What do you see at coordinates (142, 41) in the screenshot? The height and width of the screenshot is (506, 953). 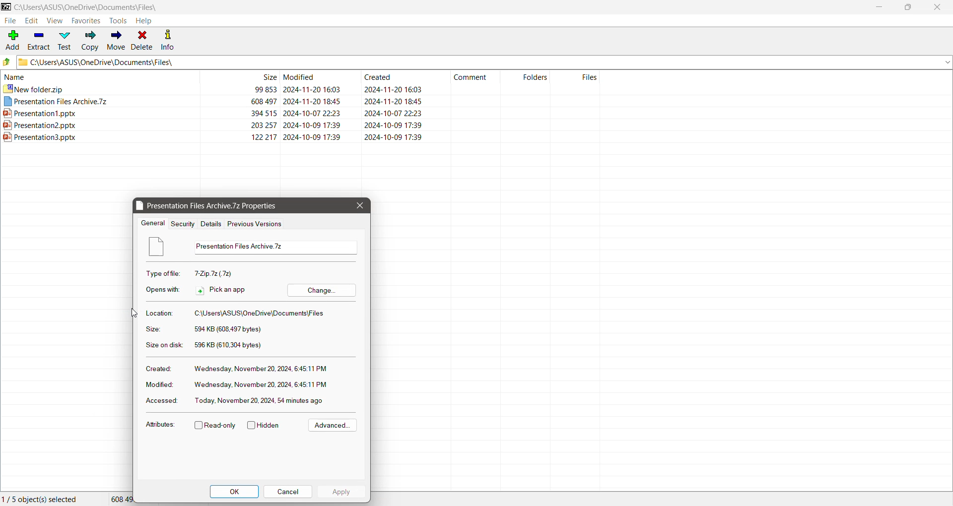 I see `Delete` at bounding box center [142, 41].